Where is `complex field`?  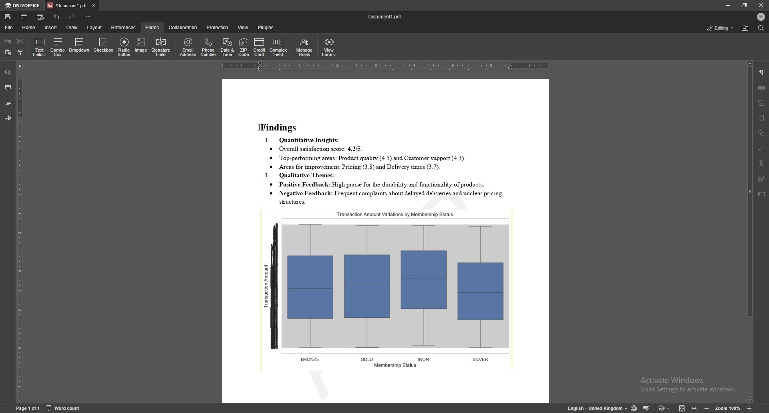
complex field is located at coordinates (279, 48).